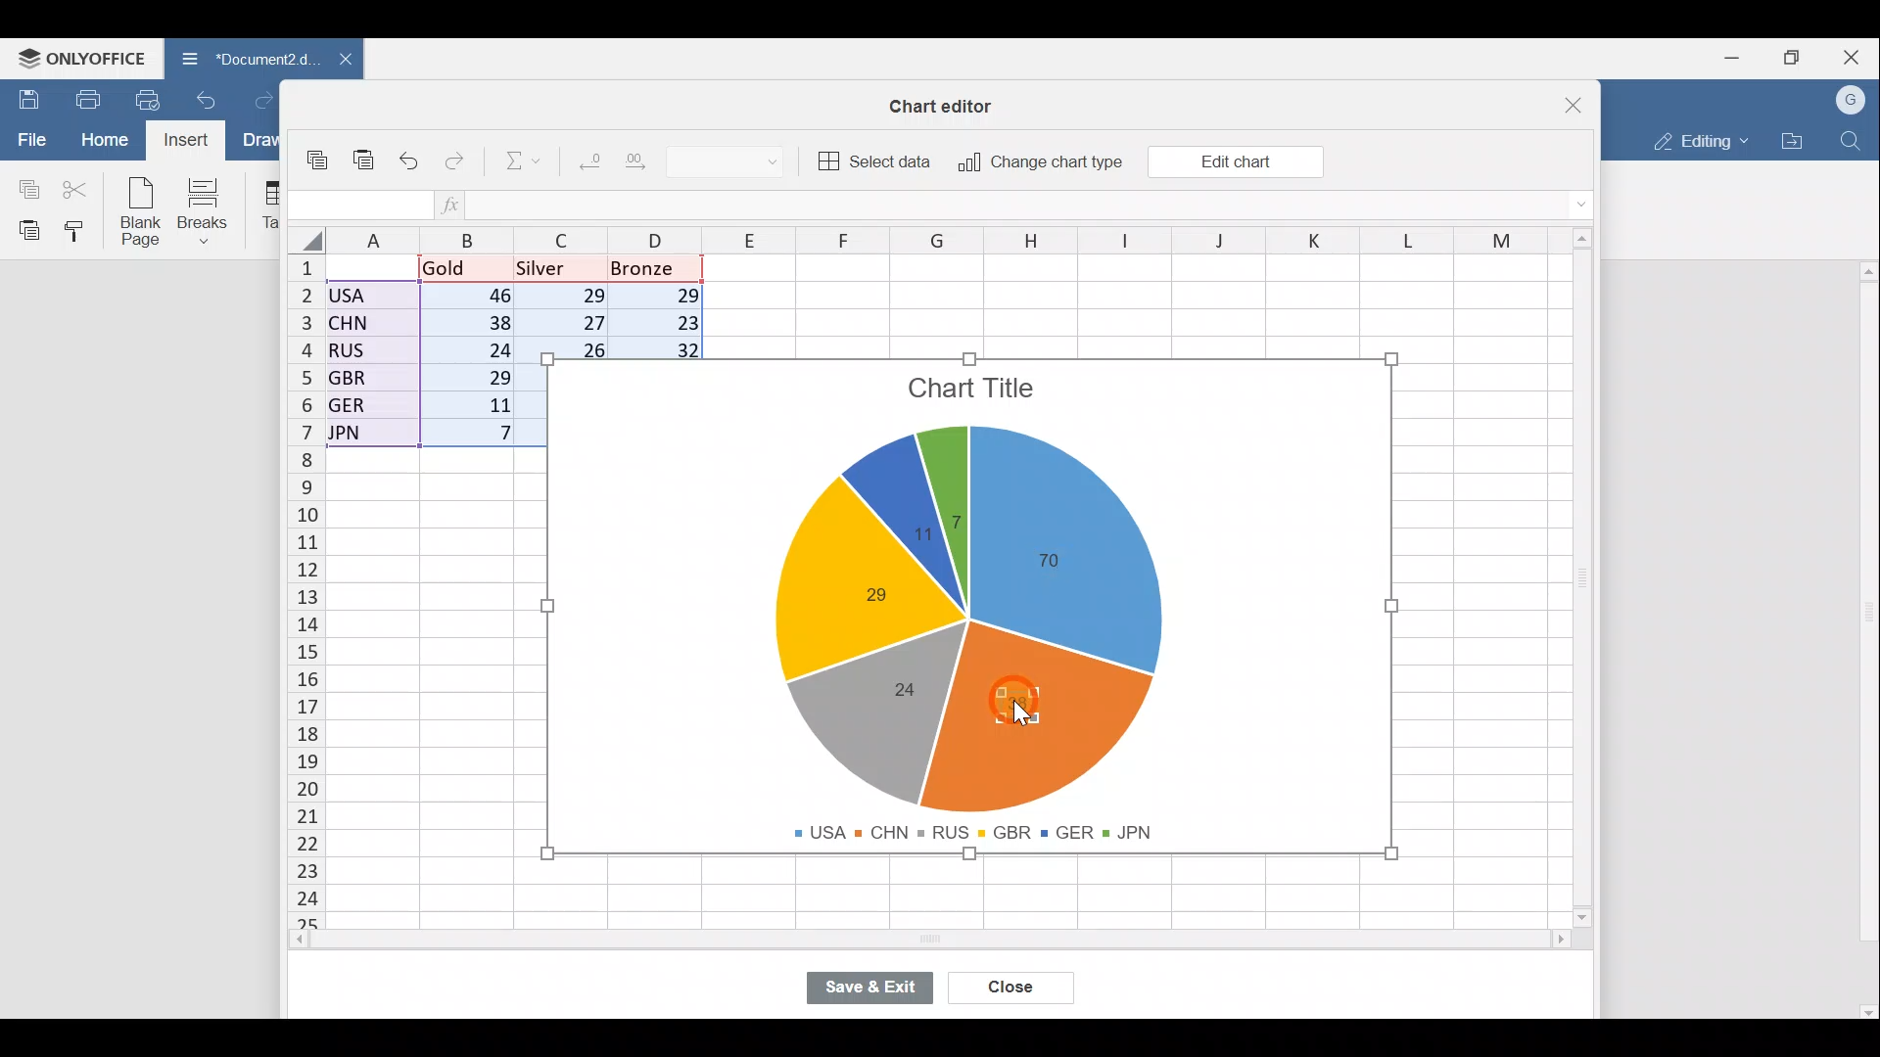  What do you see at coordinates (24, 229) in the screenshot?
I see `Paste` at bounding box center [24, 229].